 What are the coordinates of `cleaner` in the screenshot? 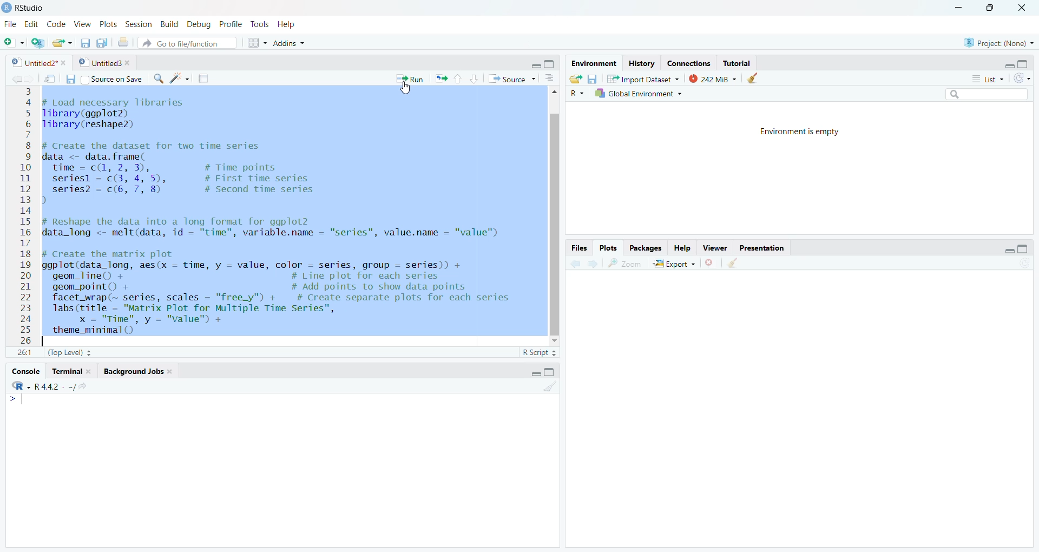 It's located at (758, 78).